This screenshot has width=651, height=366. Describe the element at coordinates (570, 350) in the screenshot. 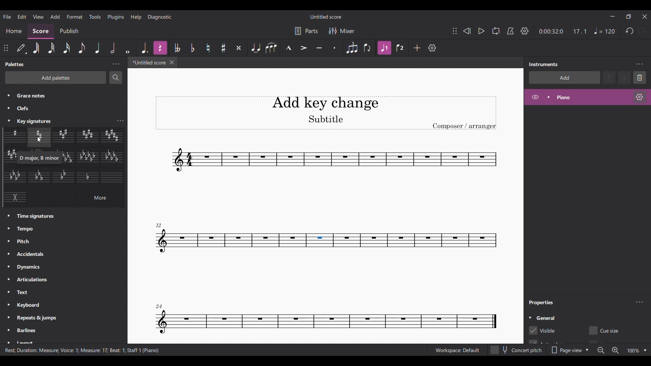

I see `Page view options` at that location.